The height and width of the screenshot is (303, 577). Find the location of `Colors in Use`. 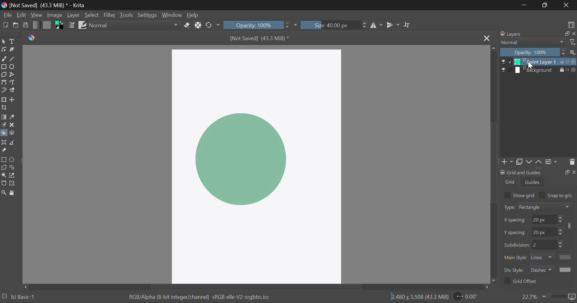

Colors in Use is located at coordinates (60, 26).